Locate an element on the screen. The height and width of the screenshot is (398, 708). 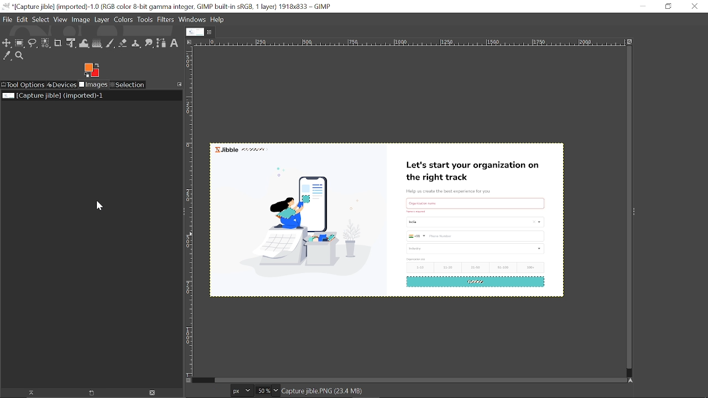
Select is located at coordinates (40, 19).